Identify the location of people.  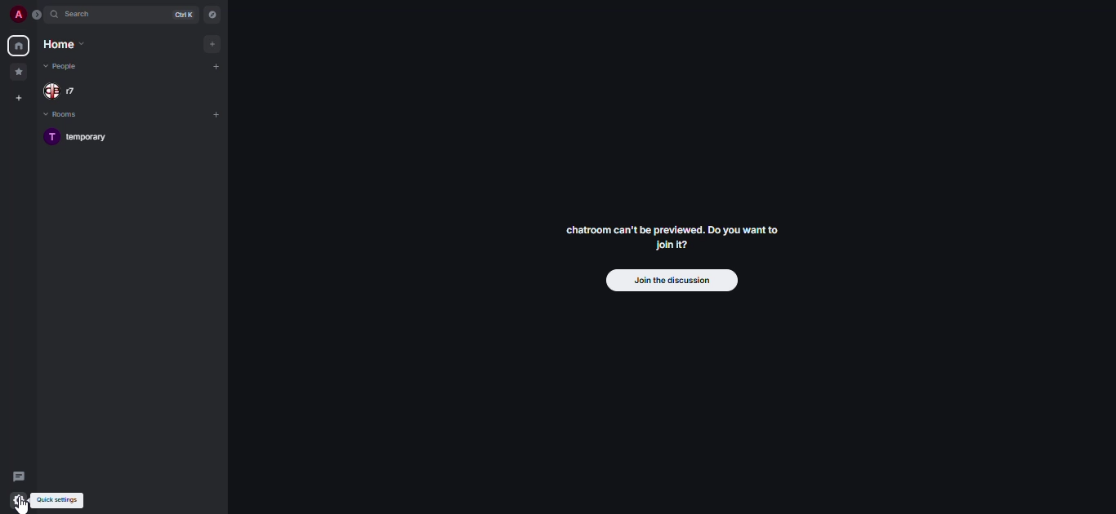
(67, 91).